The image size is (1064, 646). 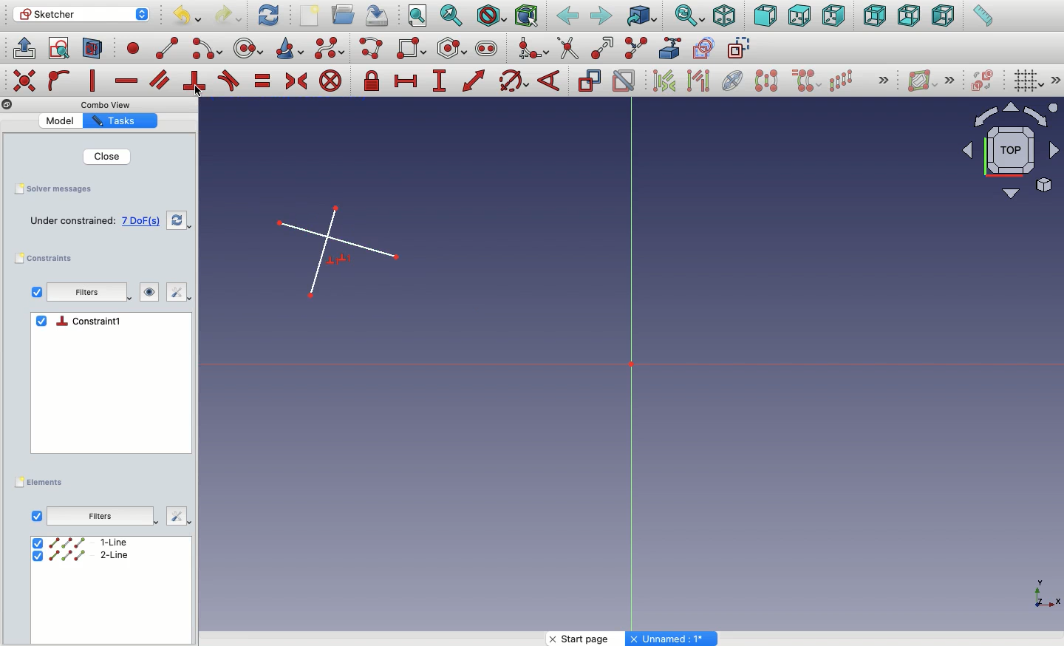 I want to click on View, so click(x=36, y=515).